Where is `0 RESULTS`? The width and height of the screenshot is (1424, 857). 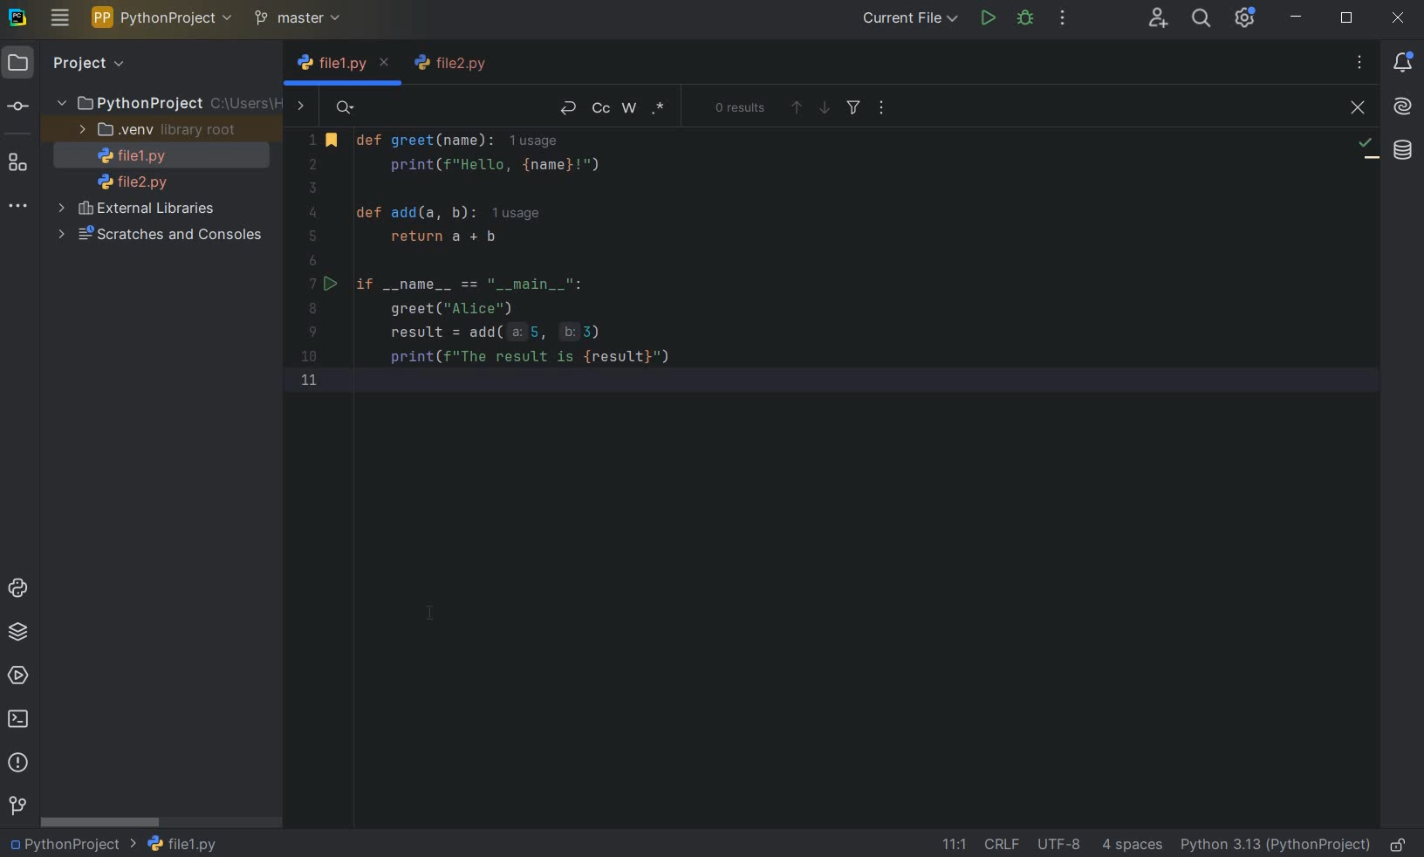 0 RESULTS is located at coordinates (741, 107).